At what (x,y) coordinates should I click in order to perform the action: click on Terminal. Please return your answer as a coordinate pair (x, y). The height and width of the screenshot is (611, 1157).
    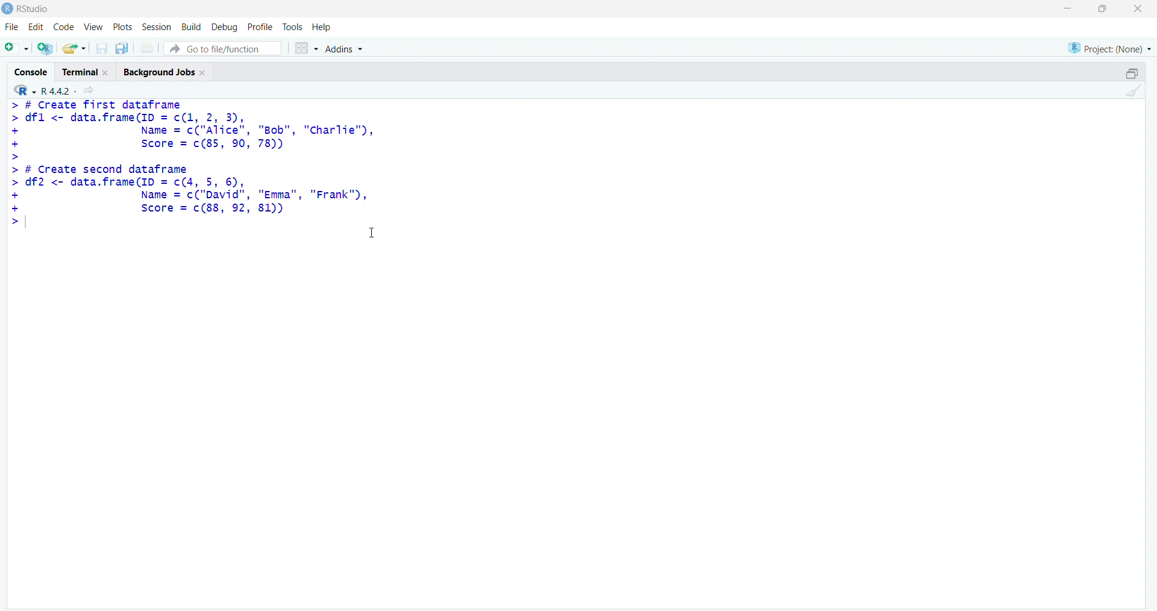
    Looking at the image, I should click on (86, 71).